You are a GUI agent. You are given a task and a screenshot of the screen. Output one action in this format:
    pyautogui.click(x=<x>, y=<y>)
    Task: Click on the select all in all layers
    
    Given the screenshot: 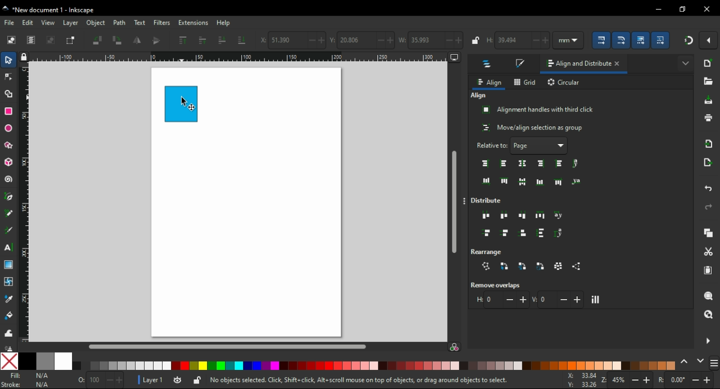 What is the action you would take?
    pyautogui.click(x=31, y=40)
    